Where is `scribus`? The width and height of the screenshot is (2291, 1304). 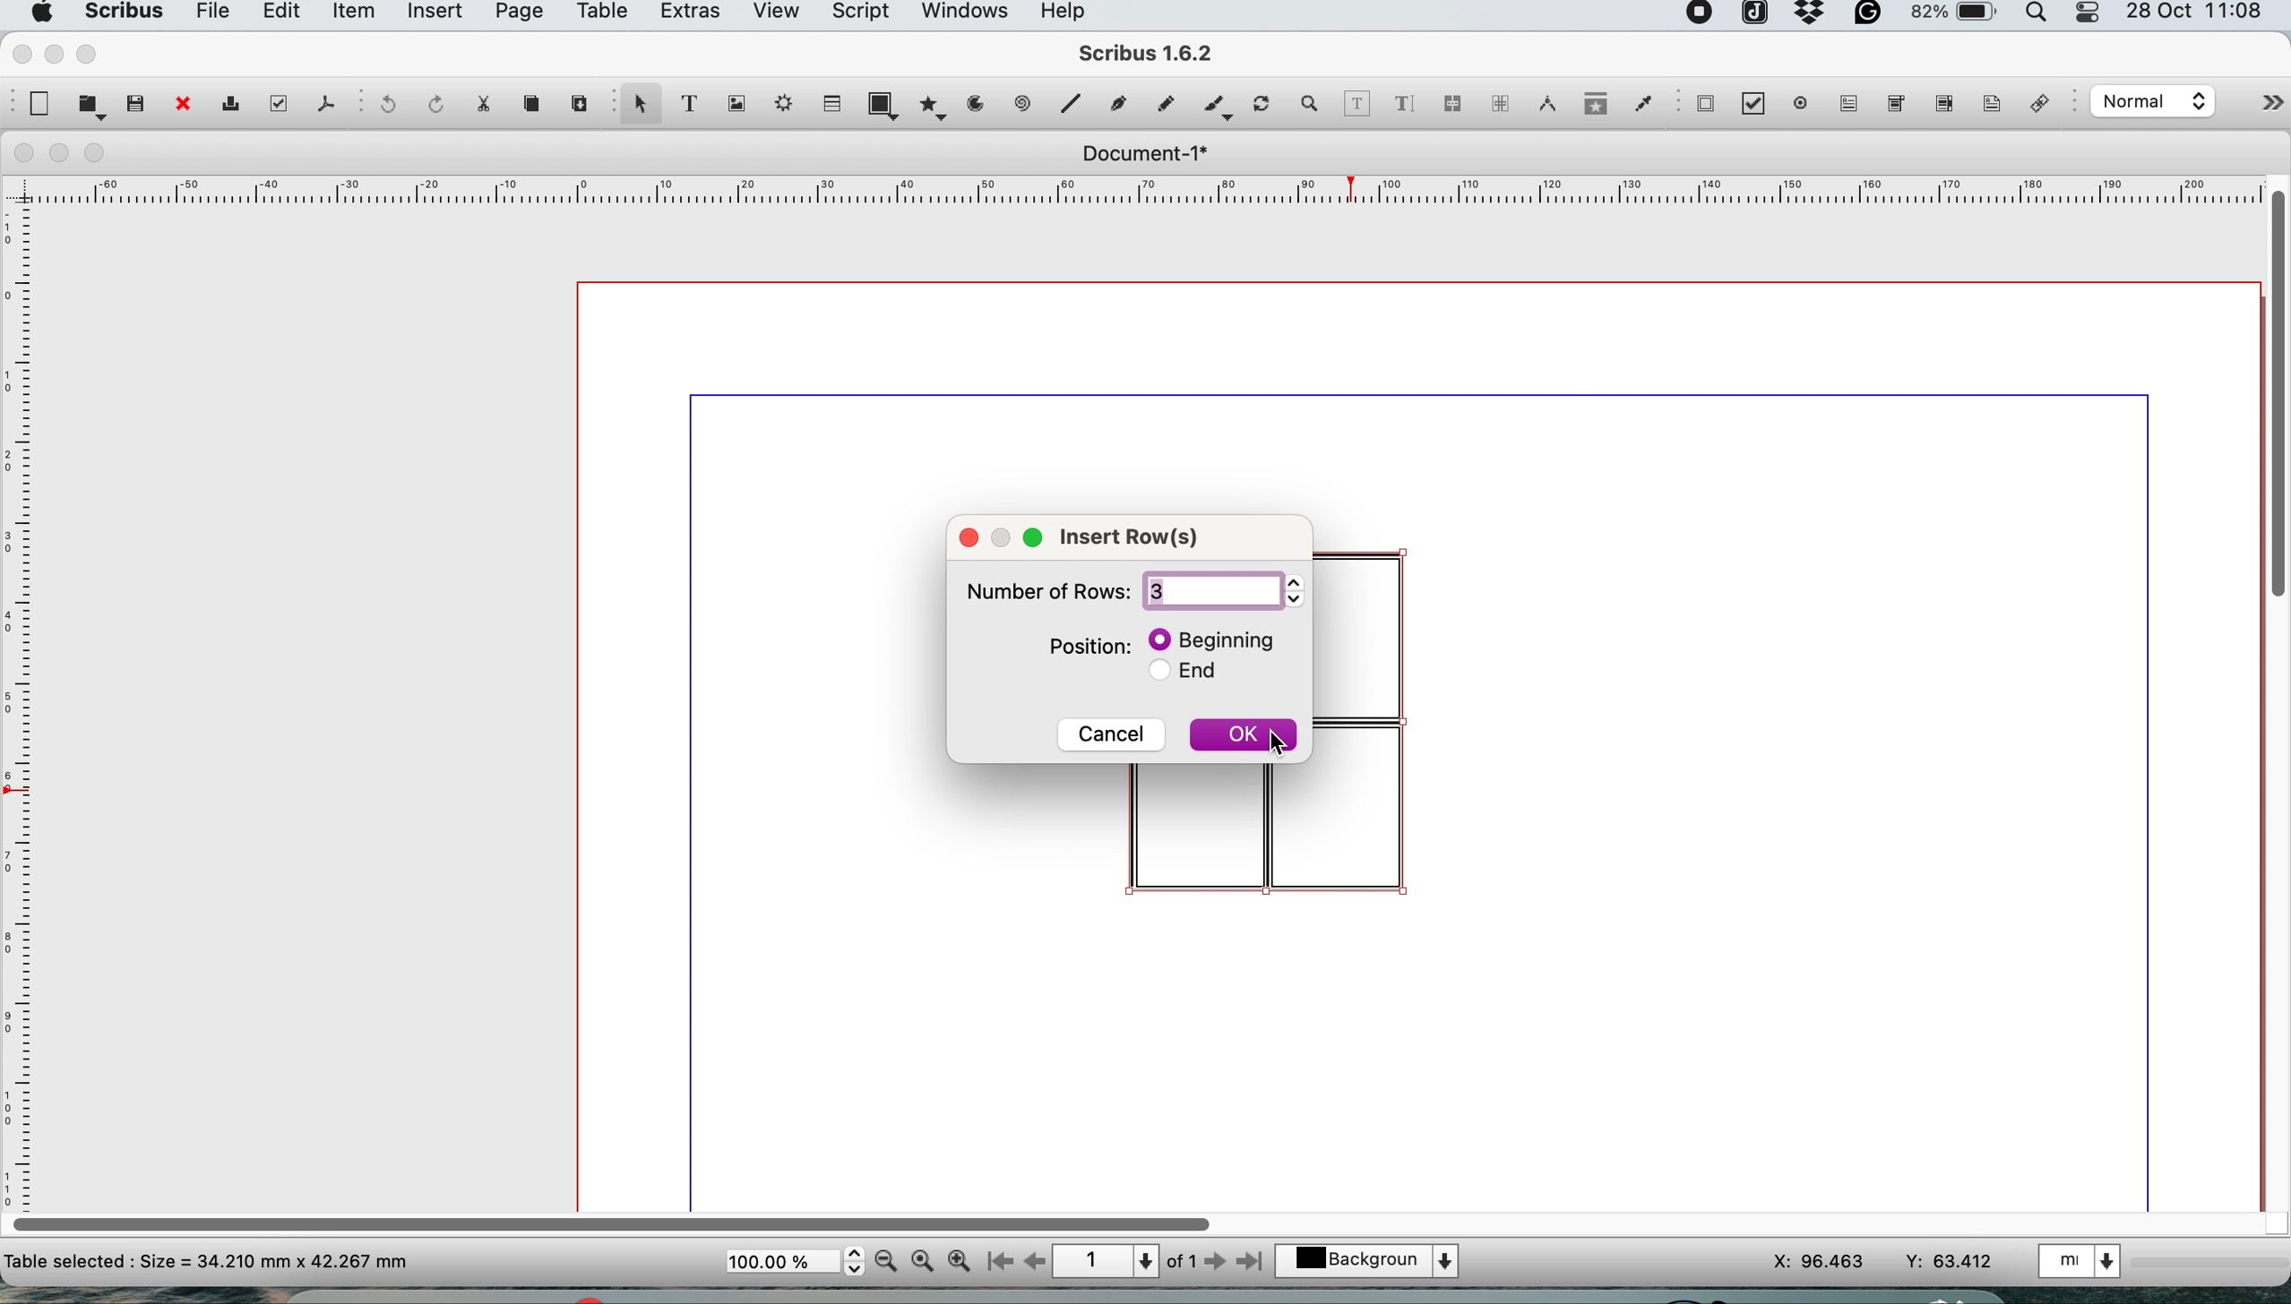
scribus is located at coordinates (1148, 56).